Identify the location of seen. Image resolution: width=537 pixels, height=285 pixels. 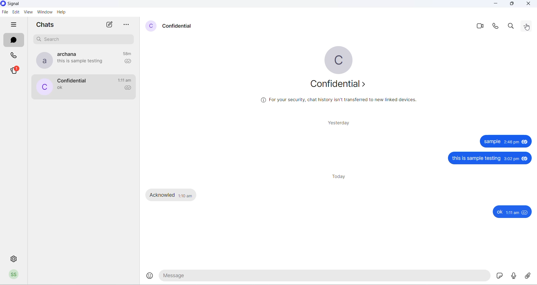
(524, 142).